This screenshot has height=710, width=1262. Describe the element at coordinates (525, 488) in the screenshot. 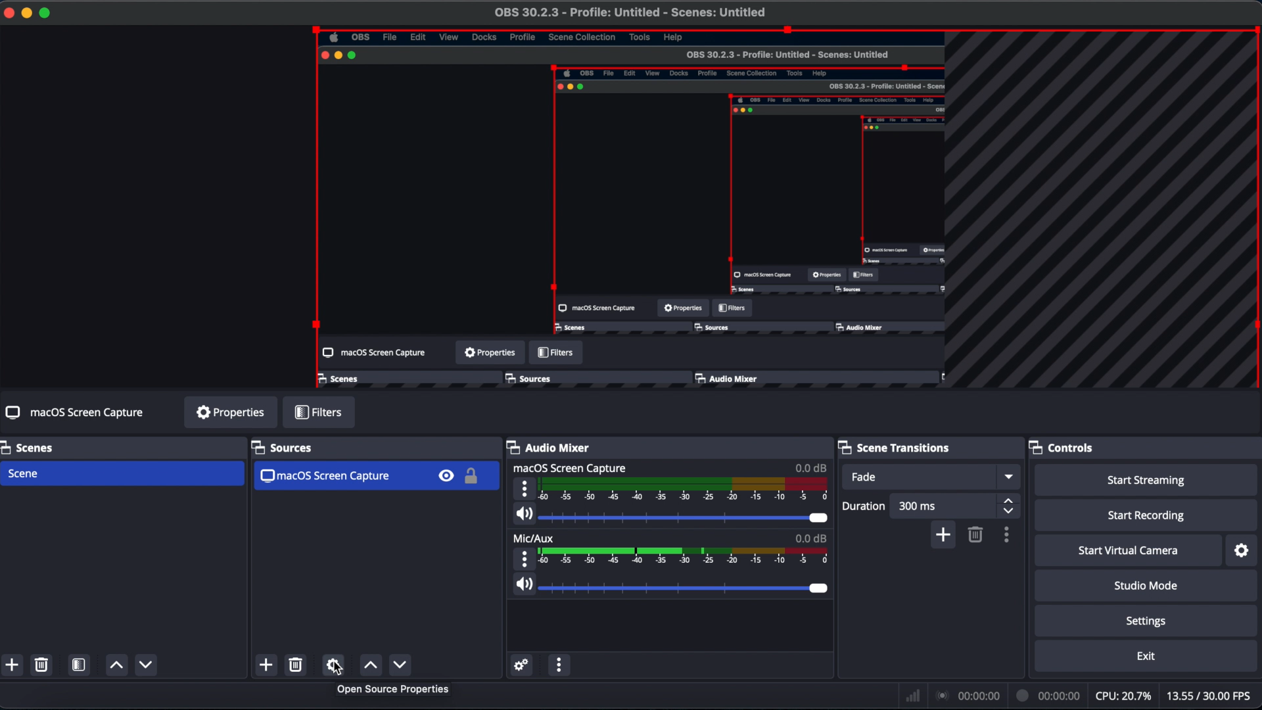

I see `volume properties` at that location.